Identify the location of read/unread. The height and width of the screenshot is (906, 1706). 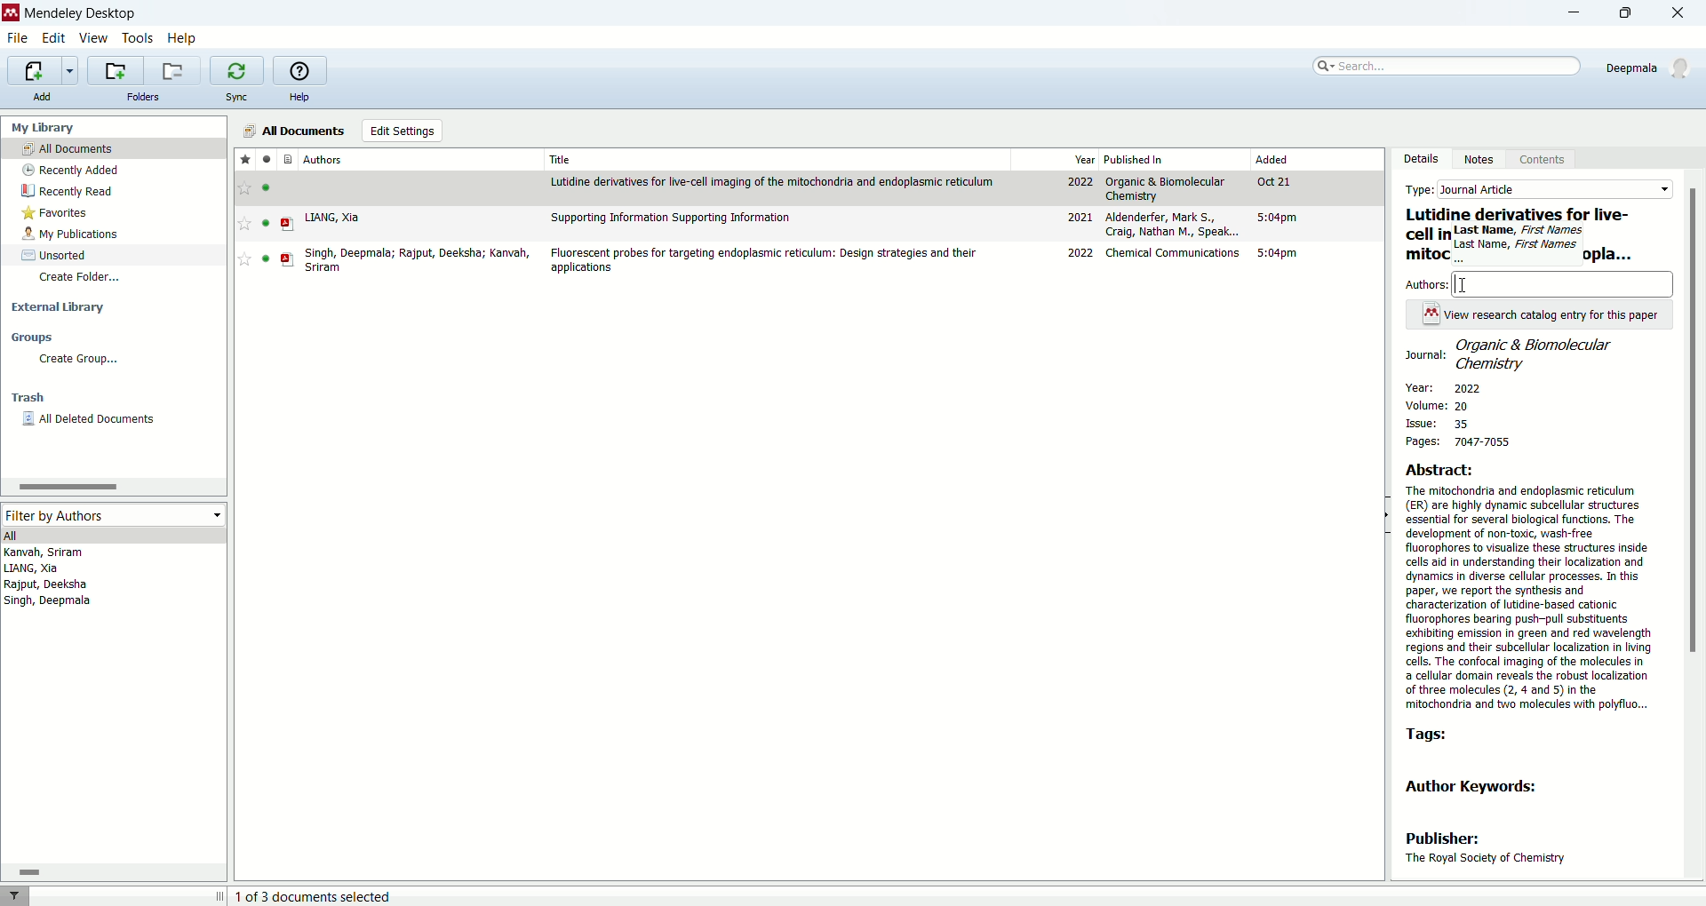
(270, 187).